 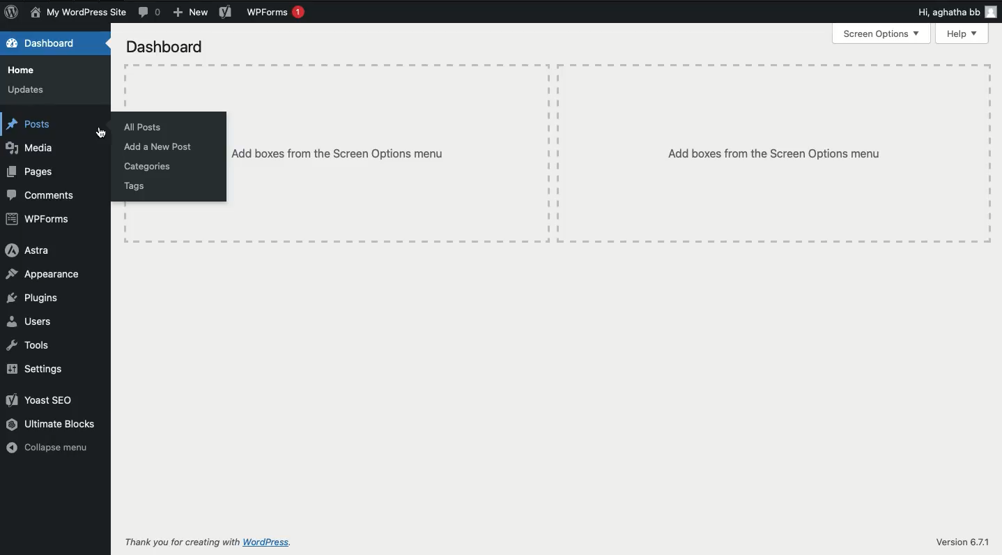 I want to click on WPForms, so click(x=40, y=220).